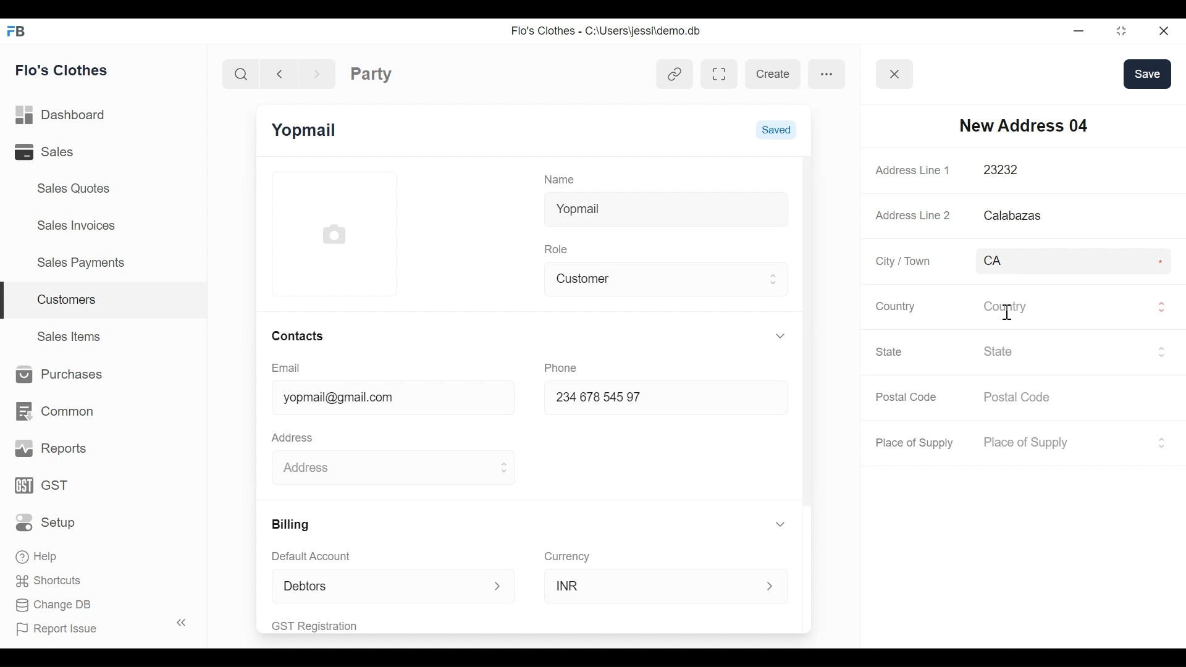 This screenshot has width=1186, height=667. What do you see at coordinates (1077, 30) in the screenshot?
I see `minimize` at bounding box center [1077, 30].